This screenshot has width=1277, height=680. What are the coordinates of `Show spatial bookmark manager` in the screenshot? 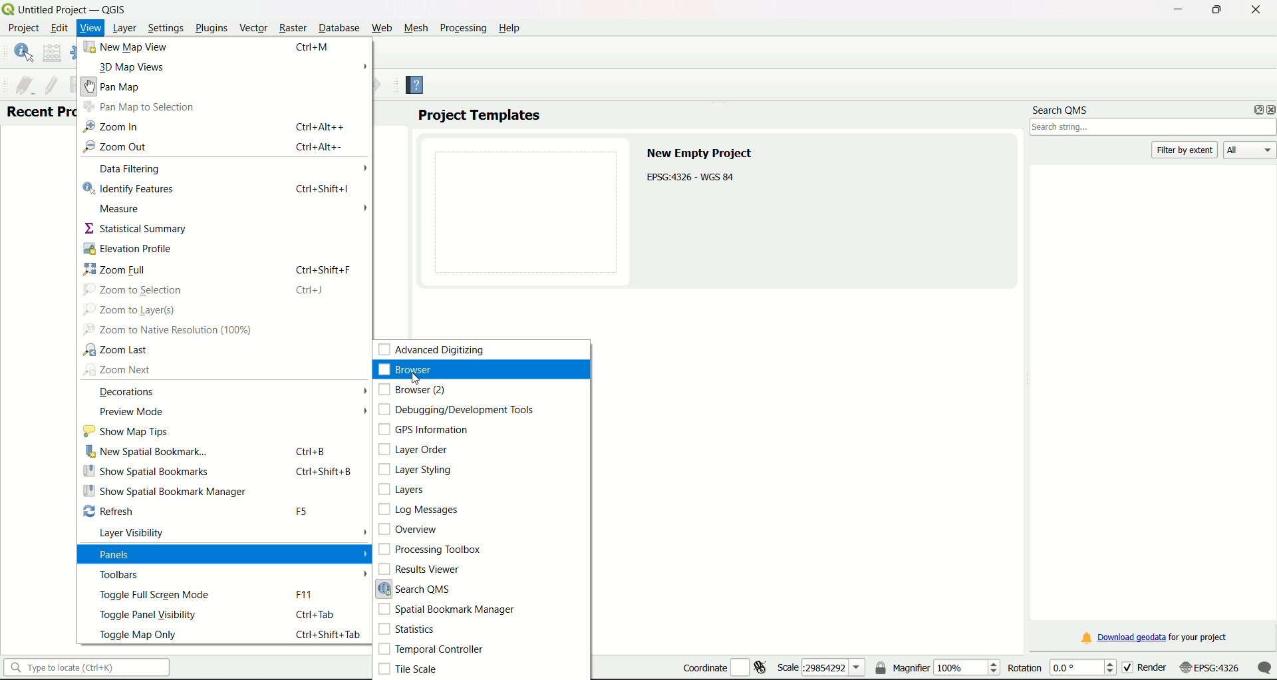 It's located at (165, 492).